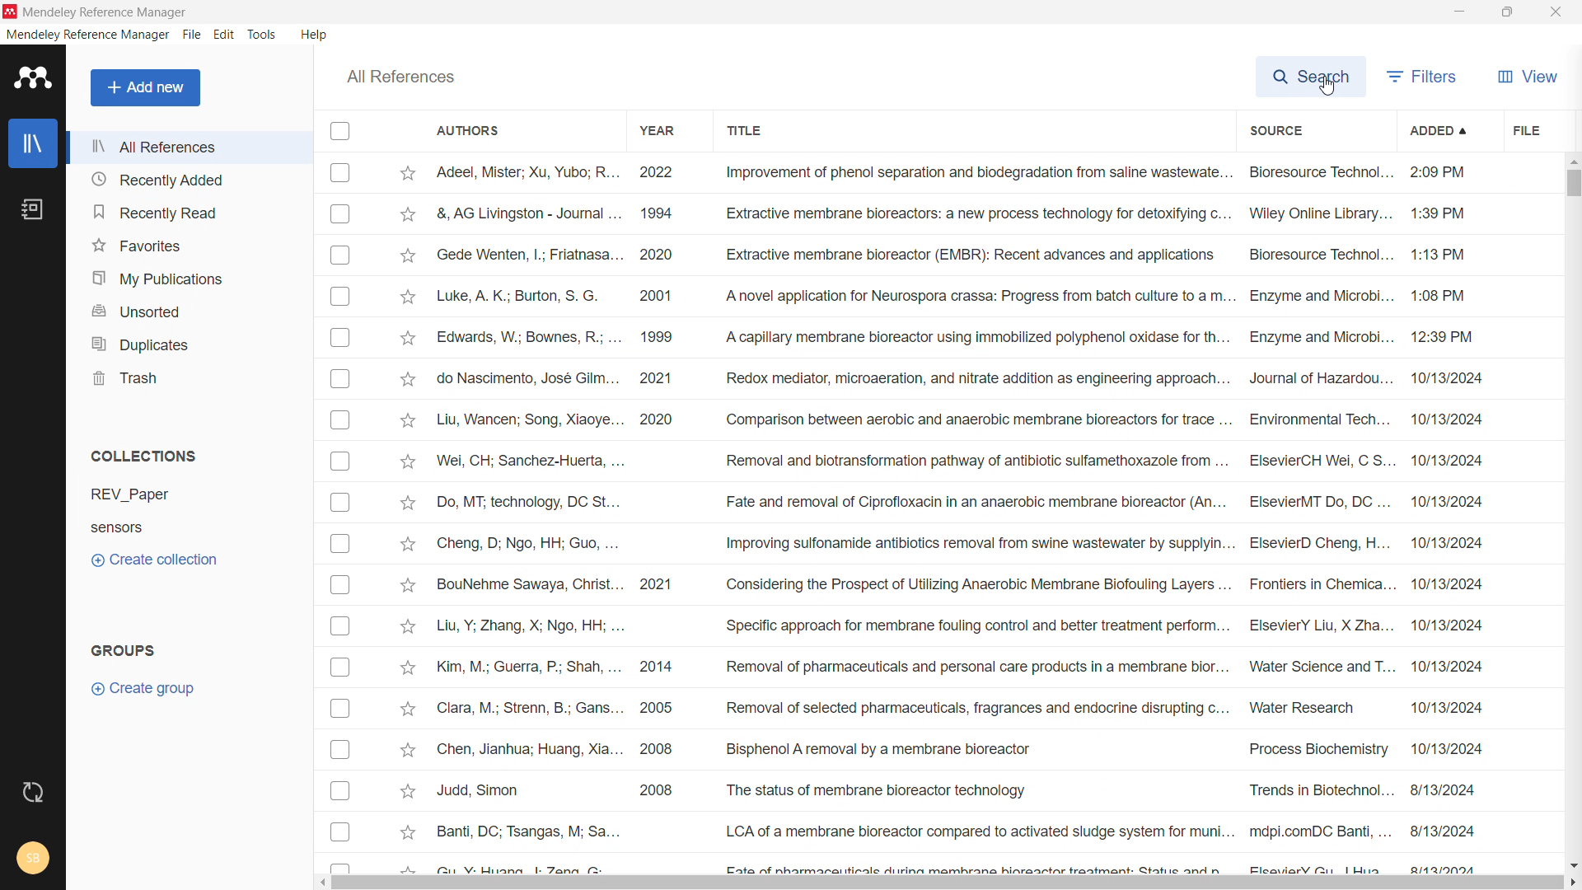 The width and height of the screenshot is (1582, 890). Describe the element at coordinates (981, 254) in the screenshot. I see `Gsede Wenten, |; Friatnasa... 2020 Extractive membrane bioreactor (EMBR): Recent advances and applications Bioresource Technol... 1:13 PM` at that location.